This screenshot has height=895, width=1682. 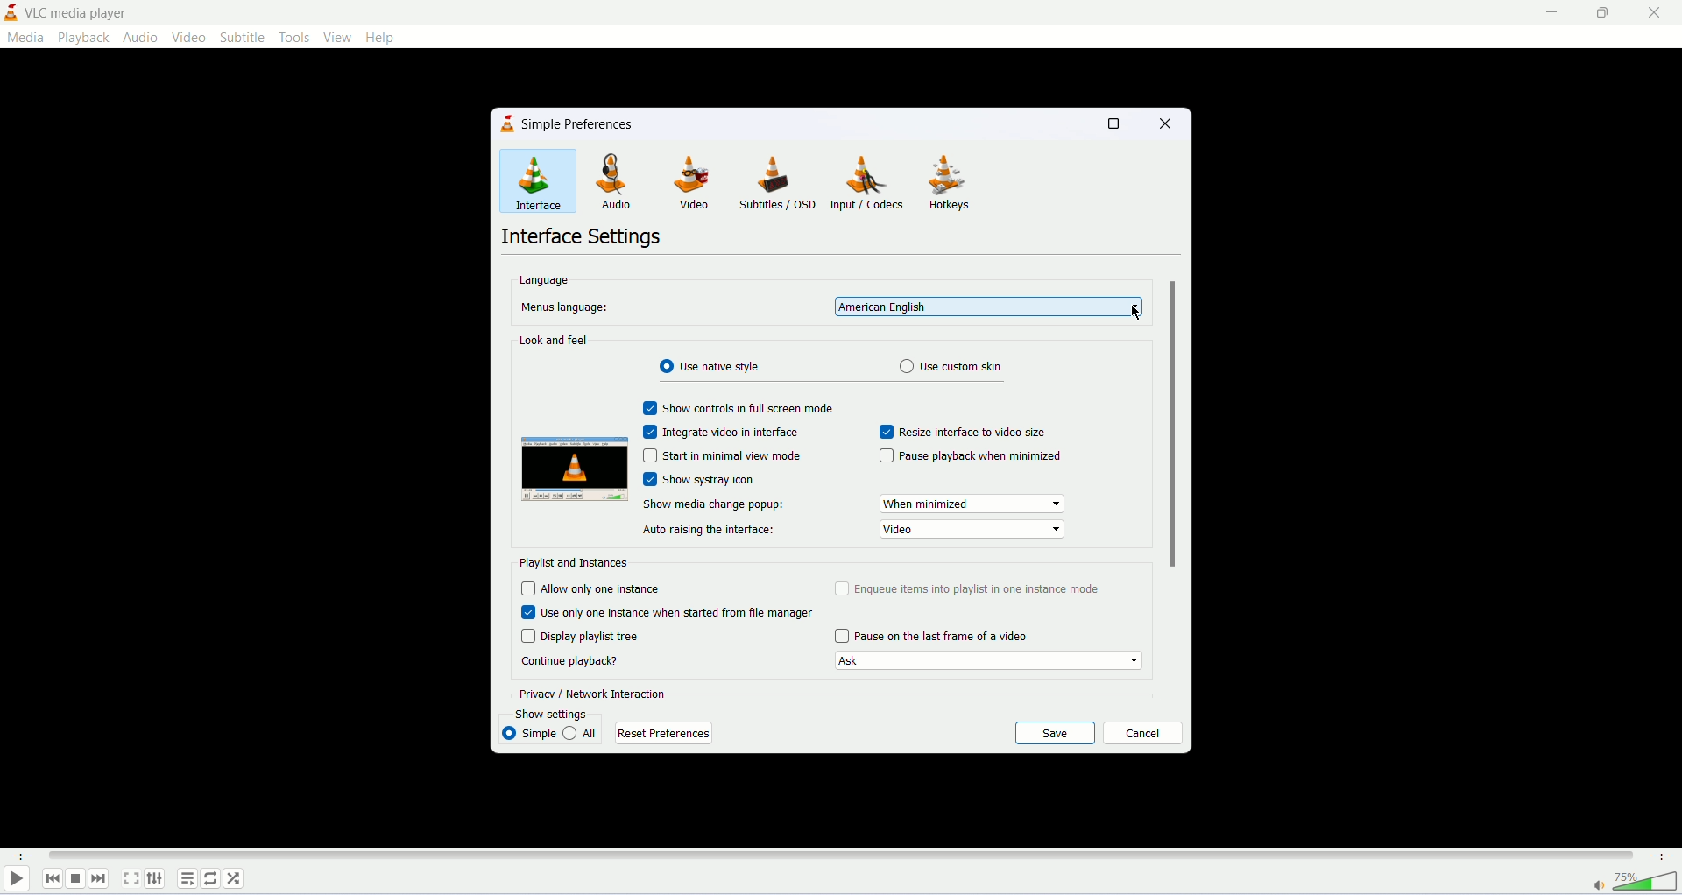 What do you see at coordinates (970, 455) in the screenshot?
I see `pause playback when minimized` at bounding box center [970, 455].